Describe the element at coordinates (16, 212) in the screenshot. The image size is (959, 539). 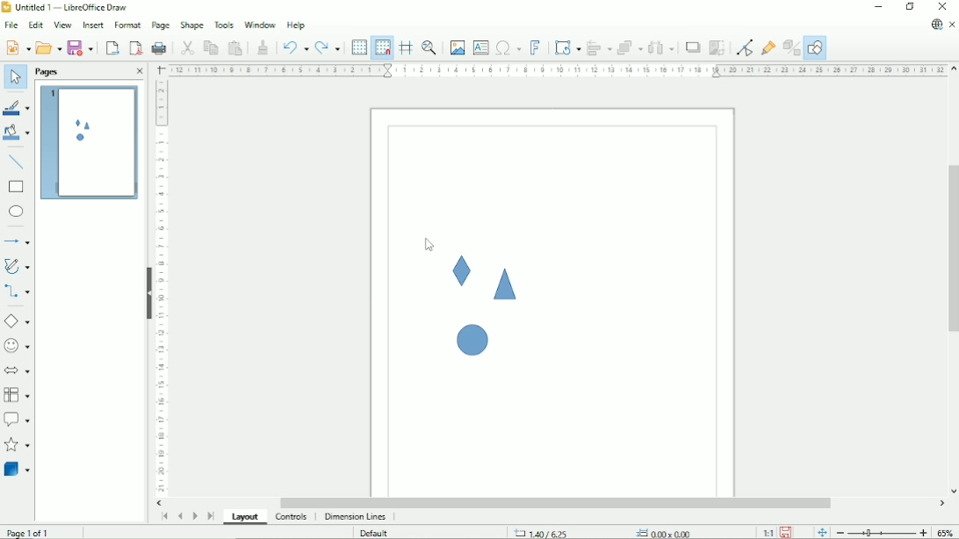
I see `Ellipse` at that location.